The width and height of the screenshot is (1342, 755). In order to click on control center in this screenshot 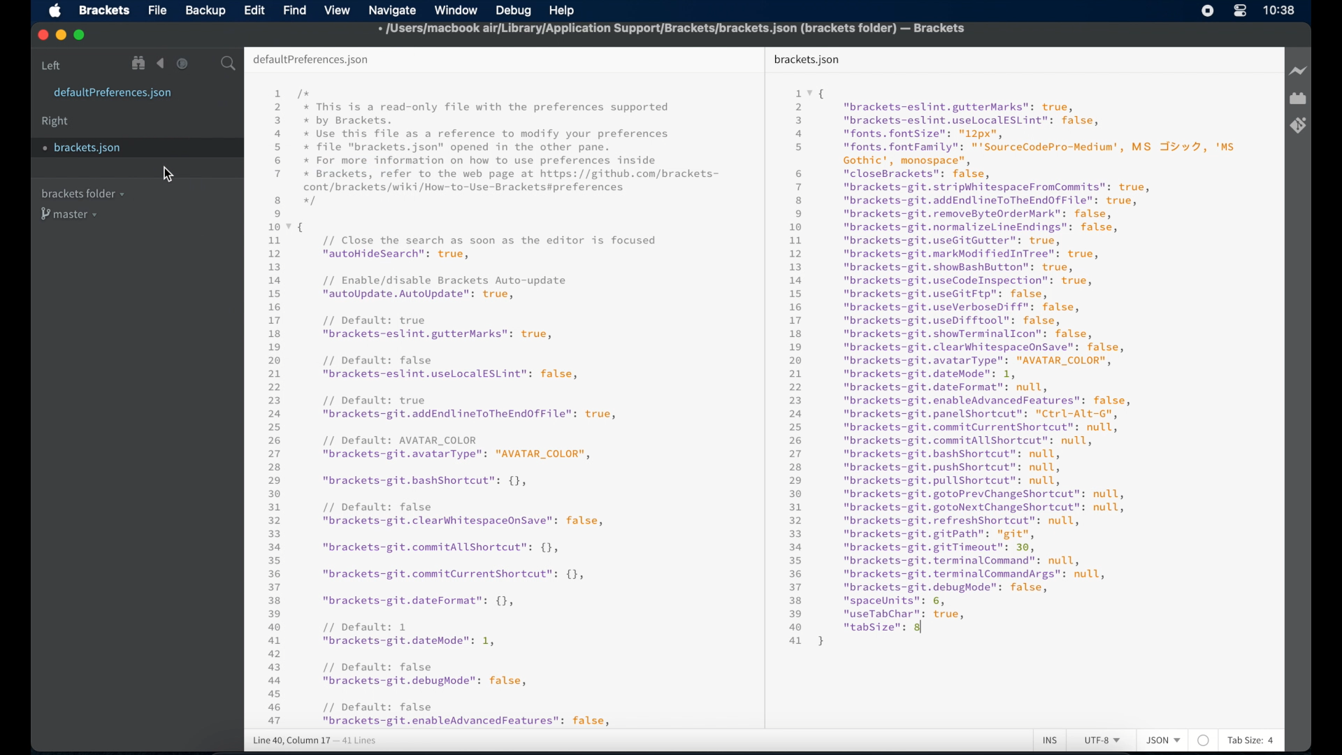, I will do `click(1239, 10)`.